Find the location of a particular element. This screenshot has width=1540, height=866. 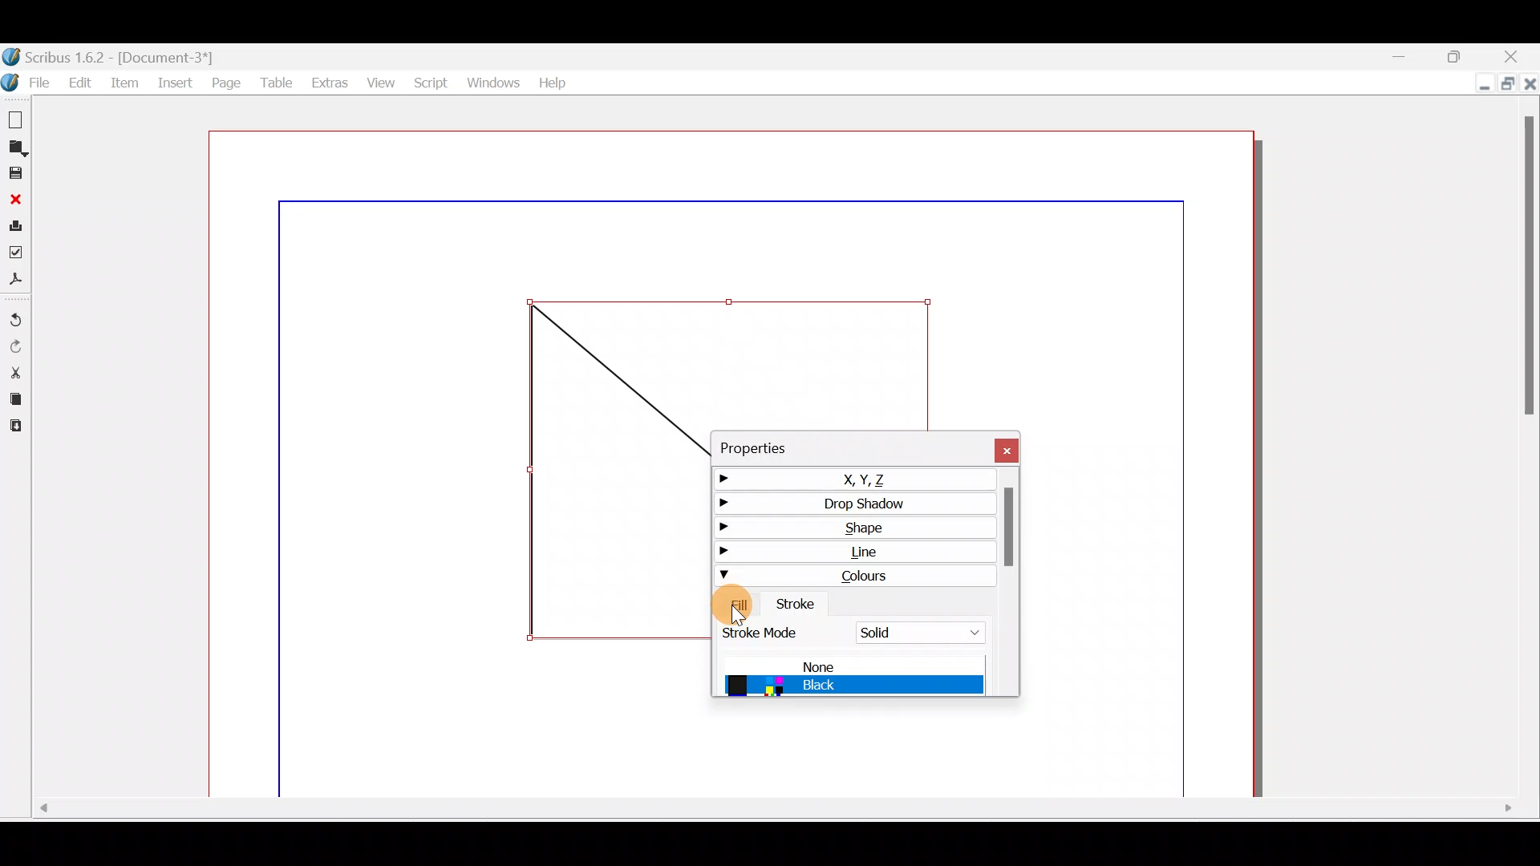

Maximise is located at coordinates (1462, 55).